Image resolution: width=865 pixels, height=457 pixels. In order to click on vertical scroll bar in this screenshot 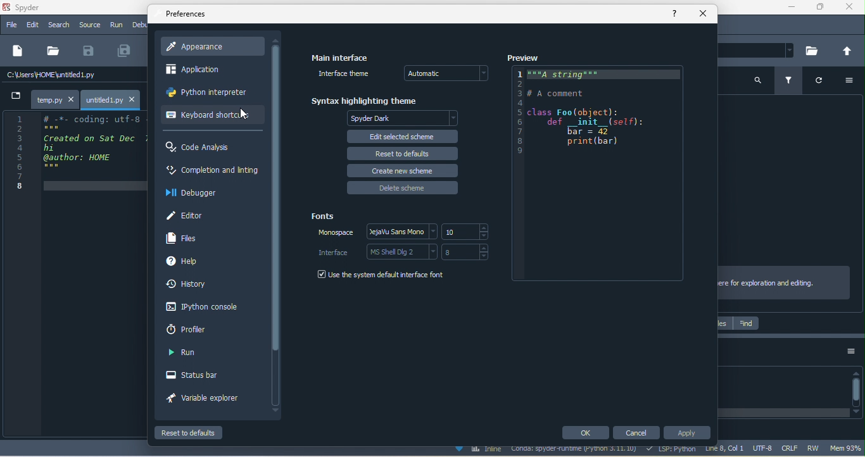, I will do `click(856, 391)`.